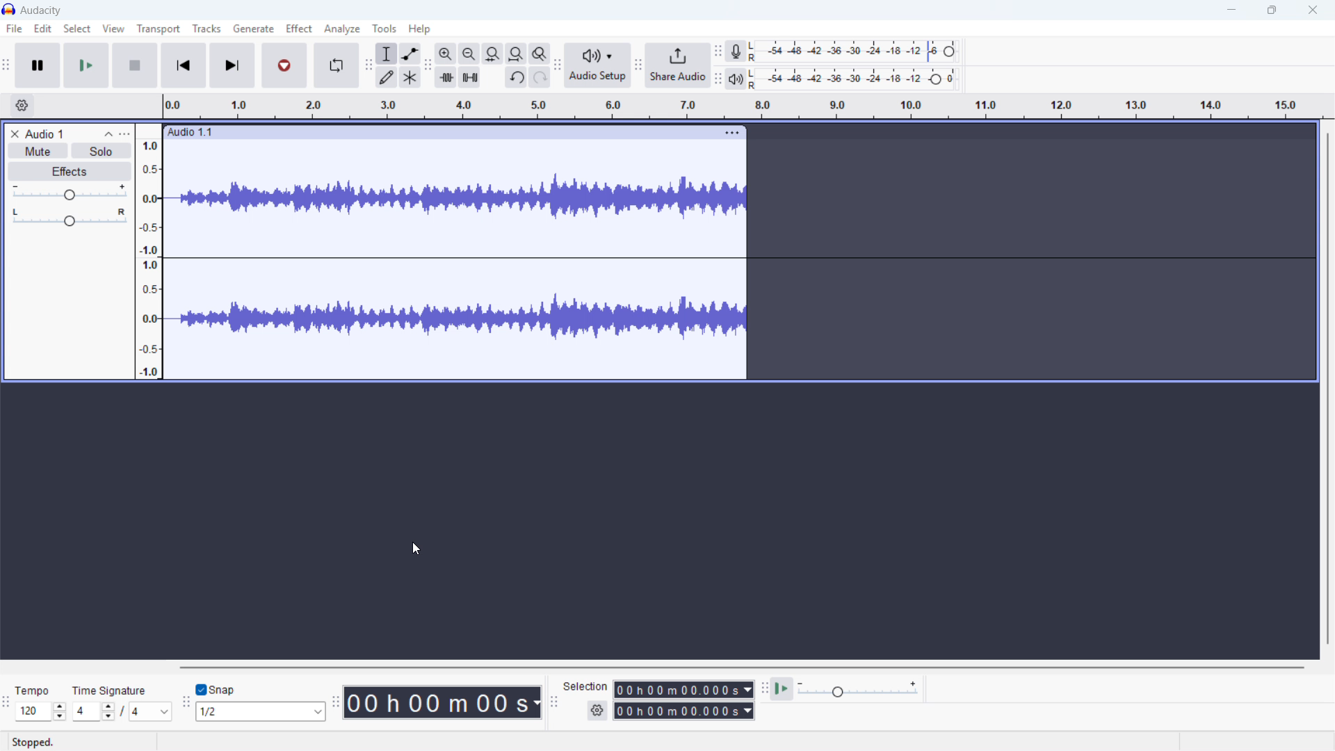 This screenshot has height=751, width=1335. I want to click on Snapping toolbar , so click(186, 702).